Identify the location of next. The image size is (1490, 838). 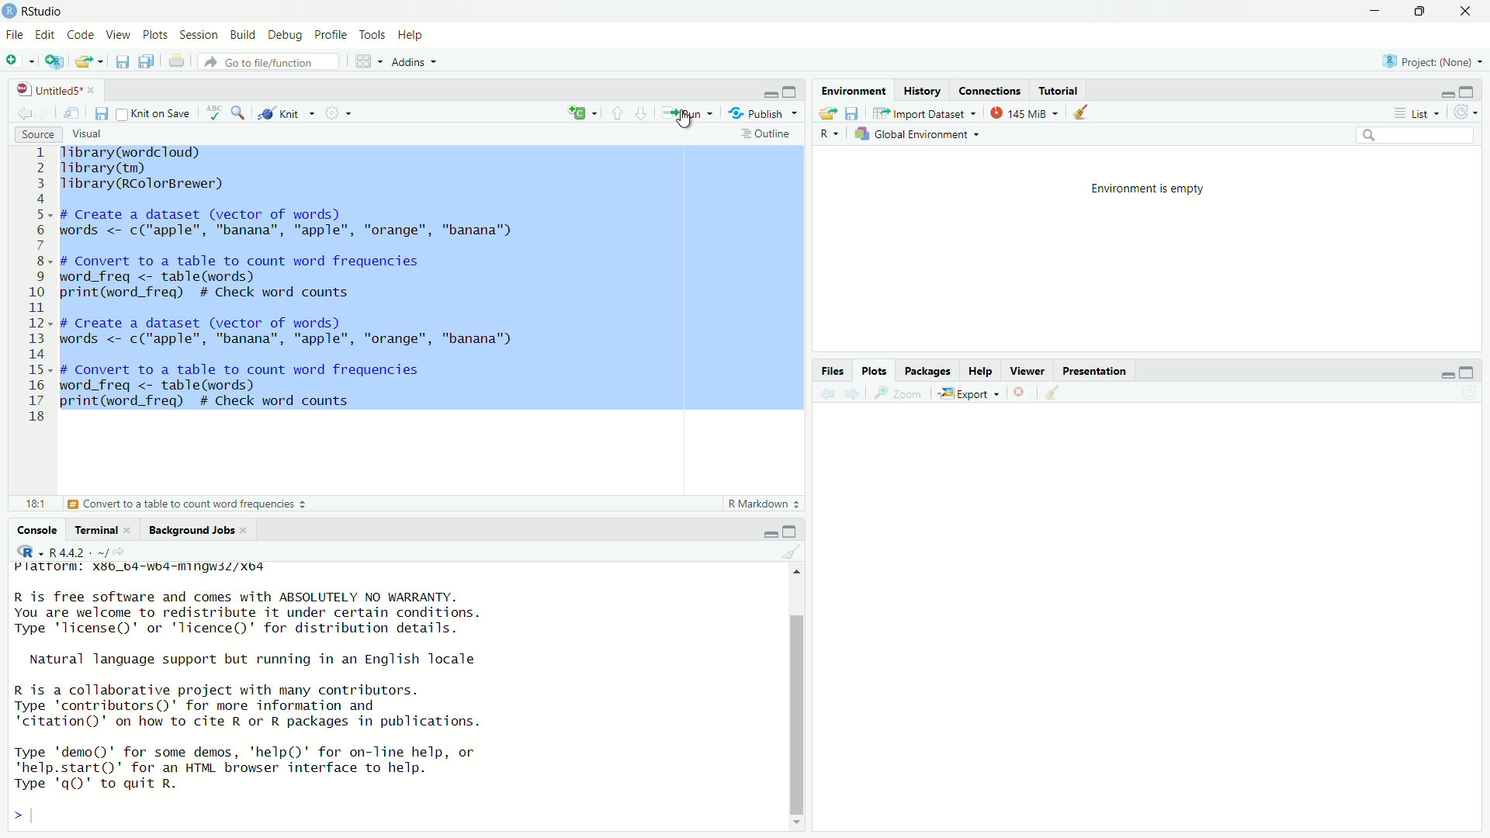
(853, 393).